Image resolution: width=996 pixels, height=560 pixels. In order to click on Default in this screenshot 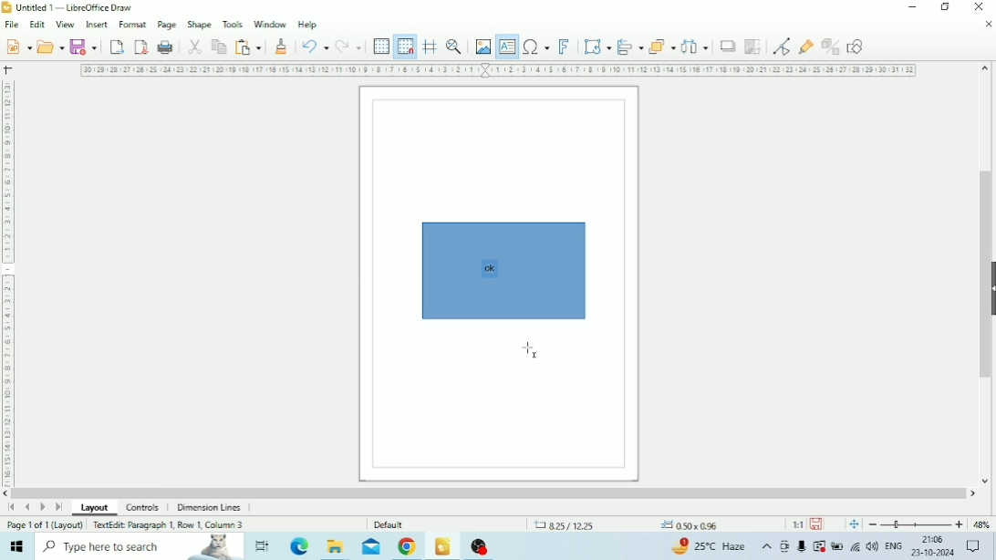, I will do `click(390, 524)`.